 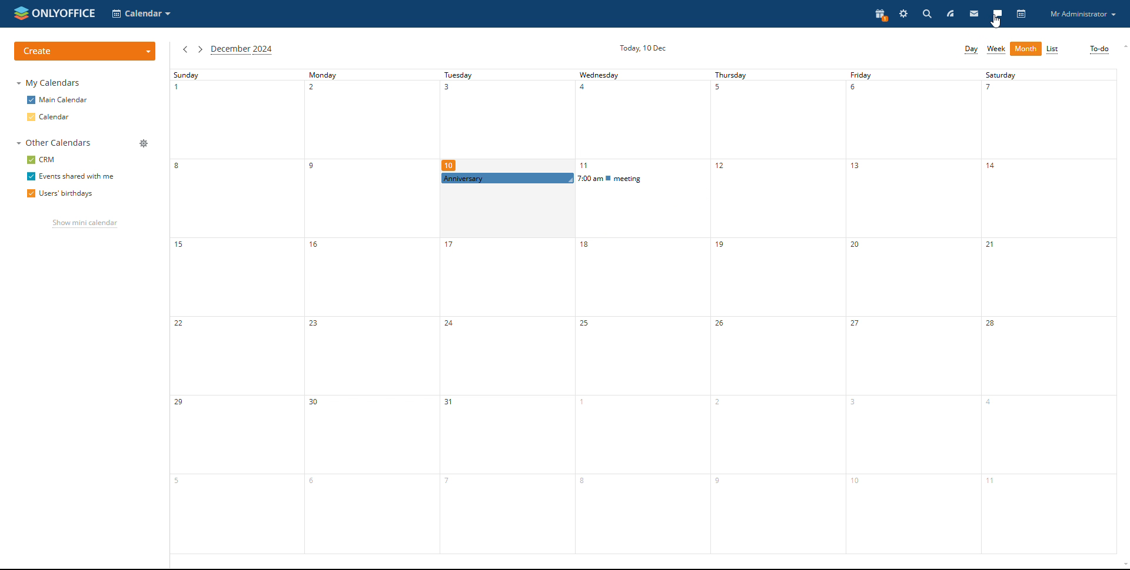 I want to click on current date, so click(x=642, y=49).